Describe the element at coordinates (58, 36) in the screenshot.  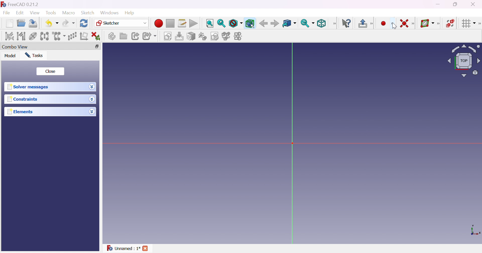
I see `Clone` at that location.